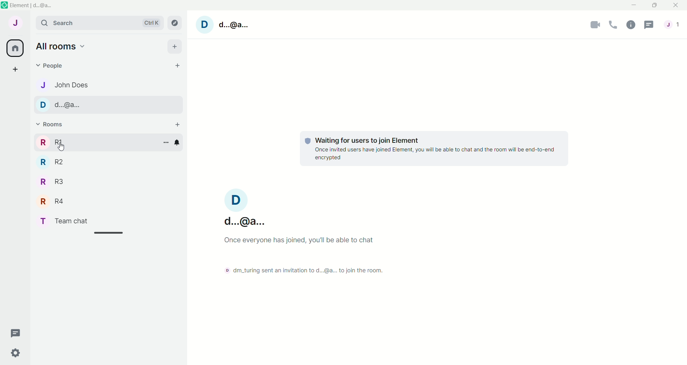 The image size is (687, 365). I want to click on all rooms, so click(65, 47).